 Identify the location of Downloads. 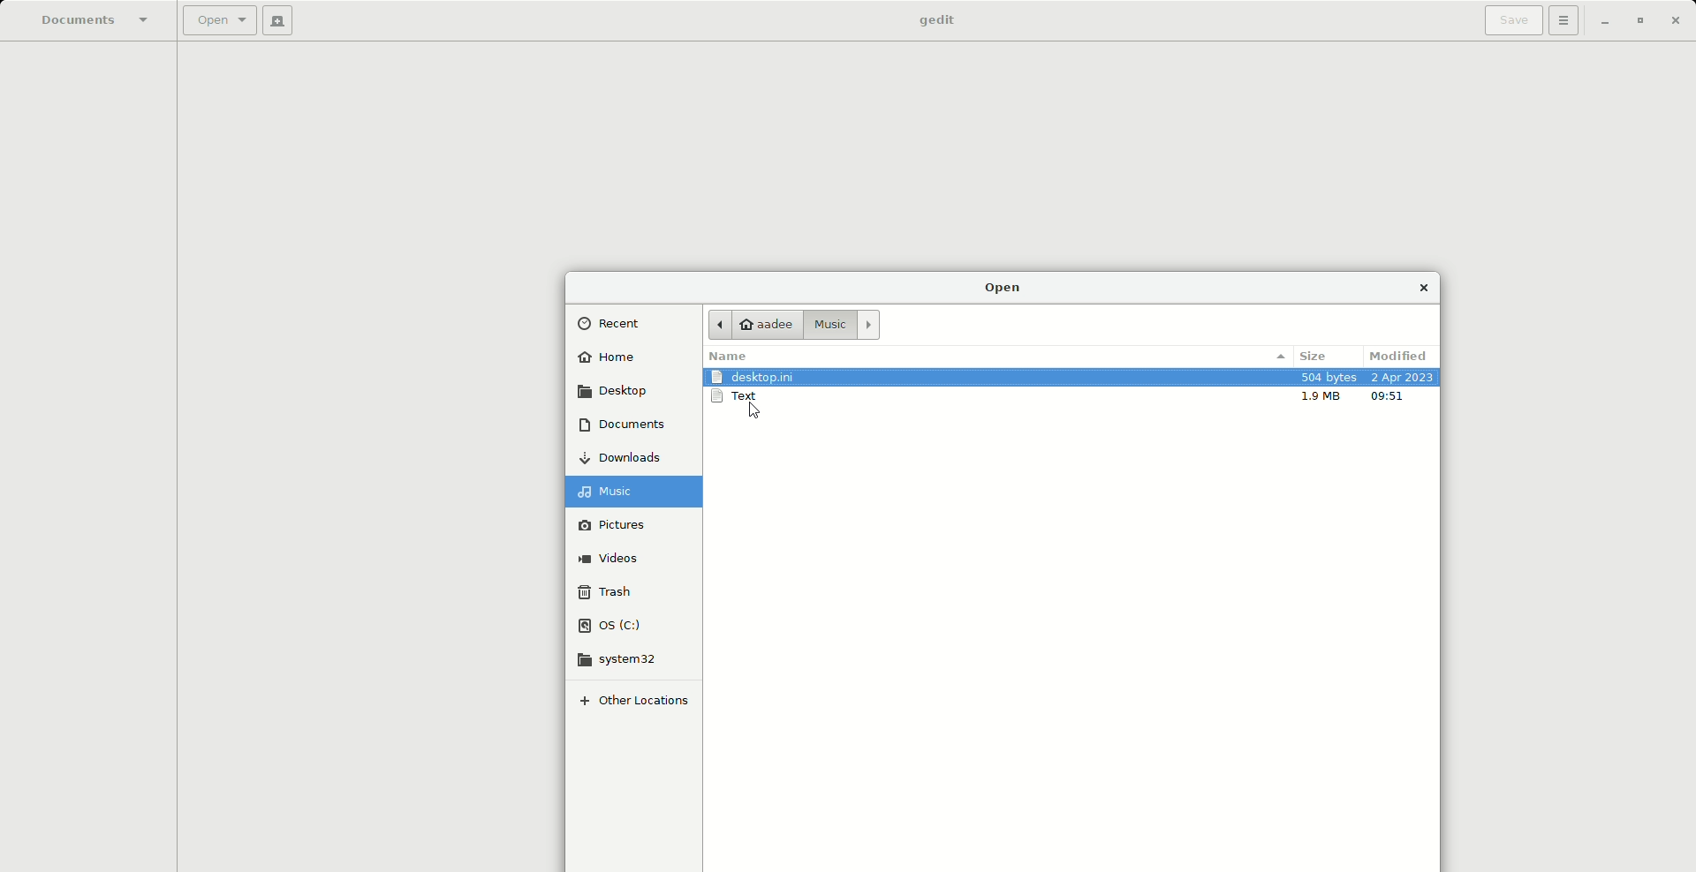
(627, 459).